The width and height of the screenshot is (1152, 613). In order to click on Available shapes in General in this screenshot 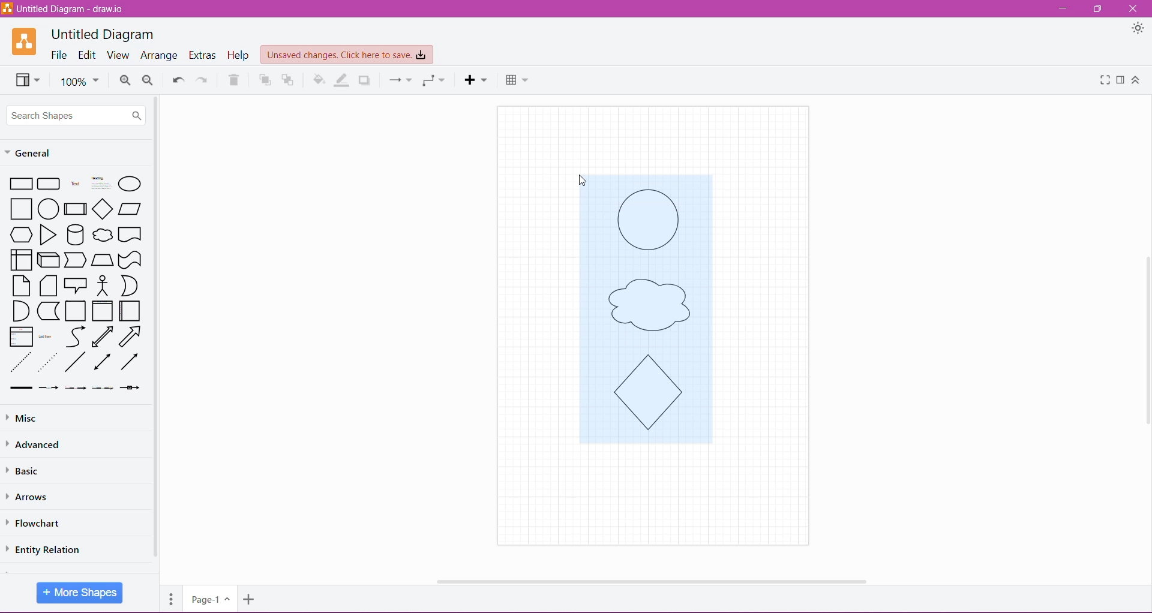, I will do `click(75, 284)`.